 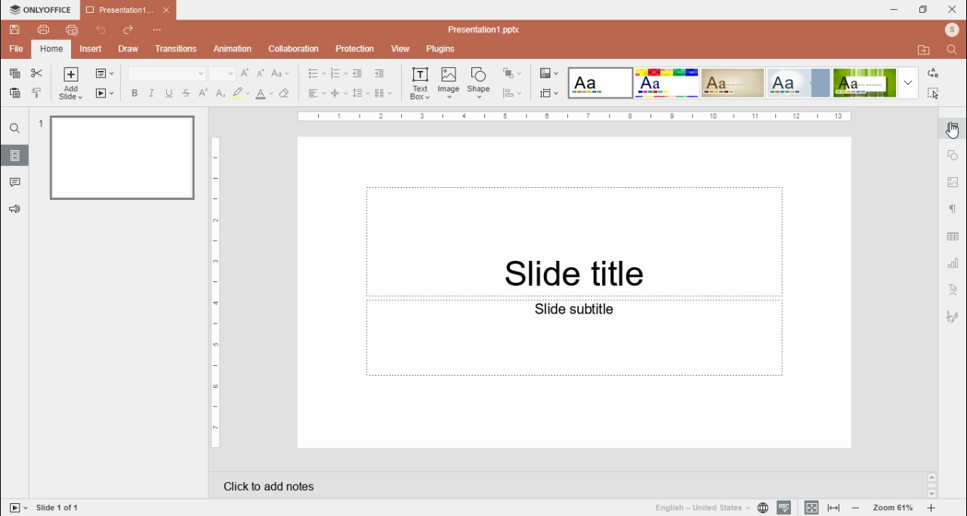 I want to click on table settings, so click(x=953, y=238).